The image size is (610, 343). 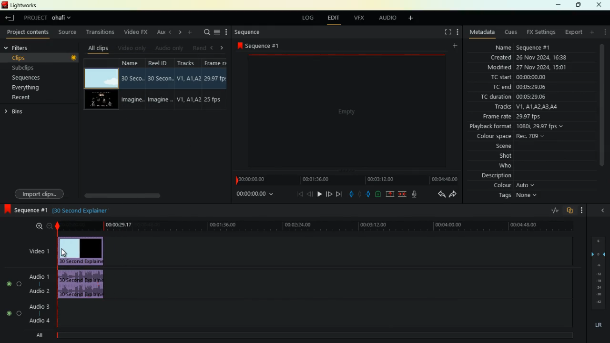 What do you see at coordinates (159, 32) in the screenshot?
I see `au` at bounding box center [159, 32].